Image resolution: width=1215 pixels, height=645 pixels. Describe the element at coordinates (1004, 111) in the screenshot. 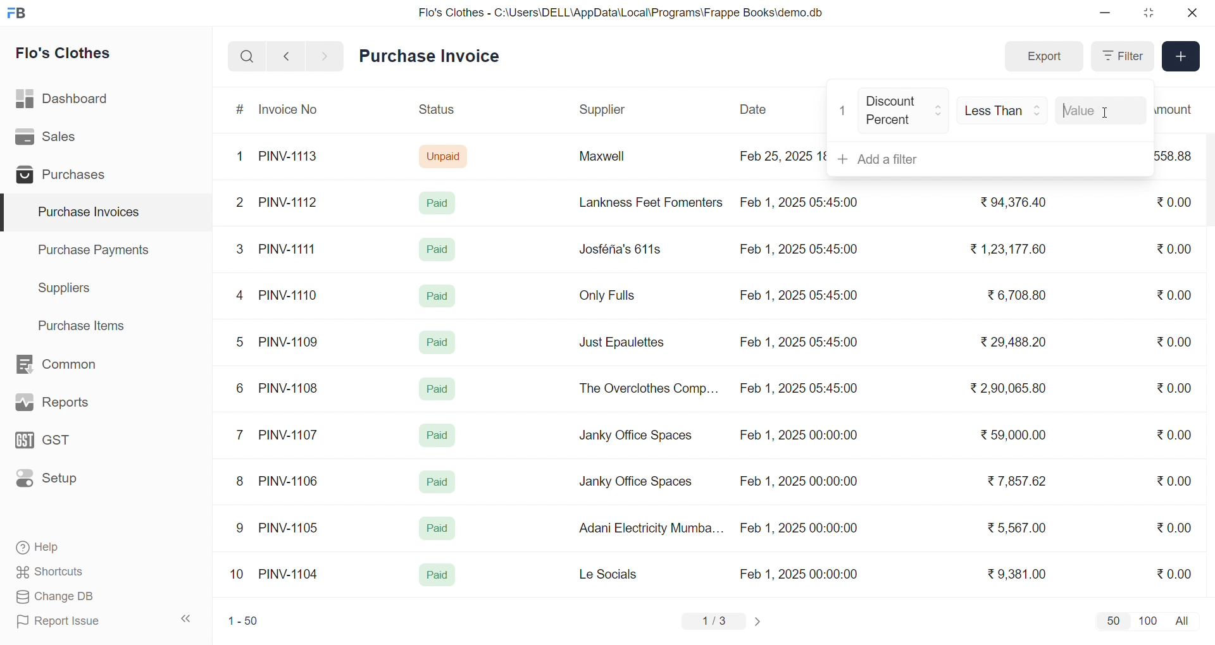

I see `Less Than` at that location.